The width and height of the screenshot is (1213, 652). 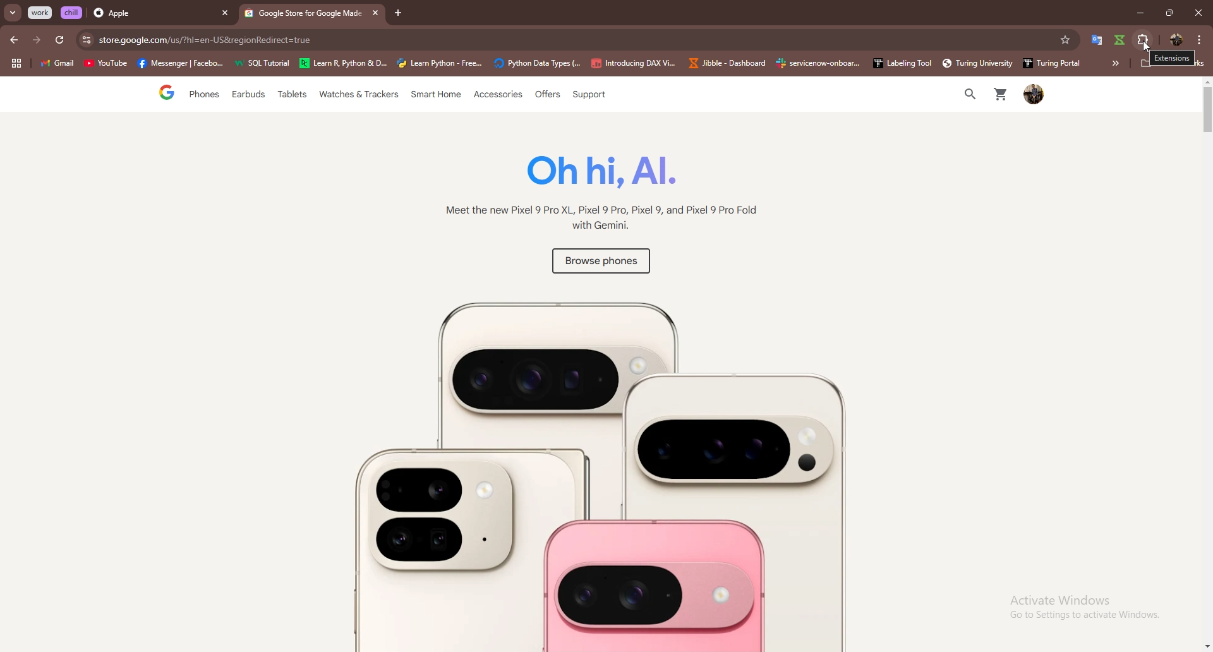 I want to click on close tab, so click(x=225, y=14).